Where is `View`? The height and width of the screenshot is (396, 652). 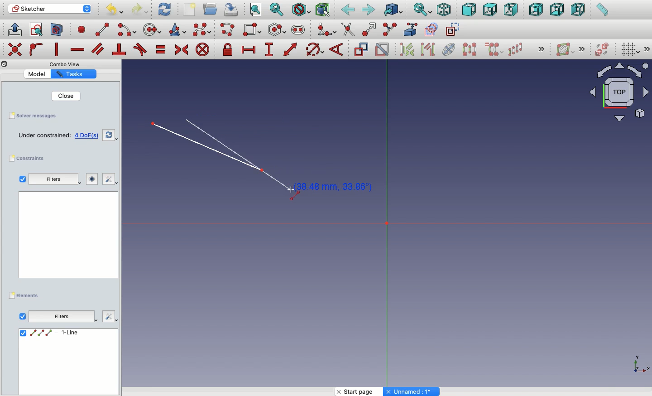 View is located at coordinates (22, 316).